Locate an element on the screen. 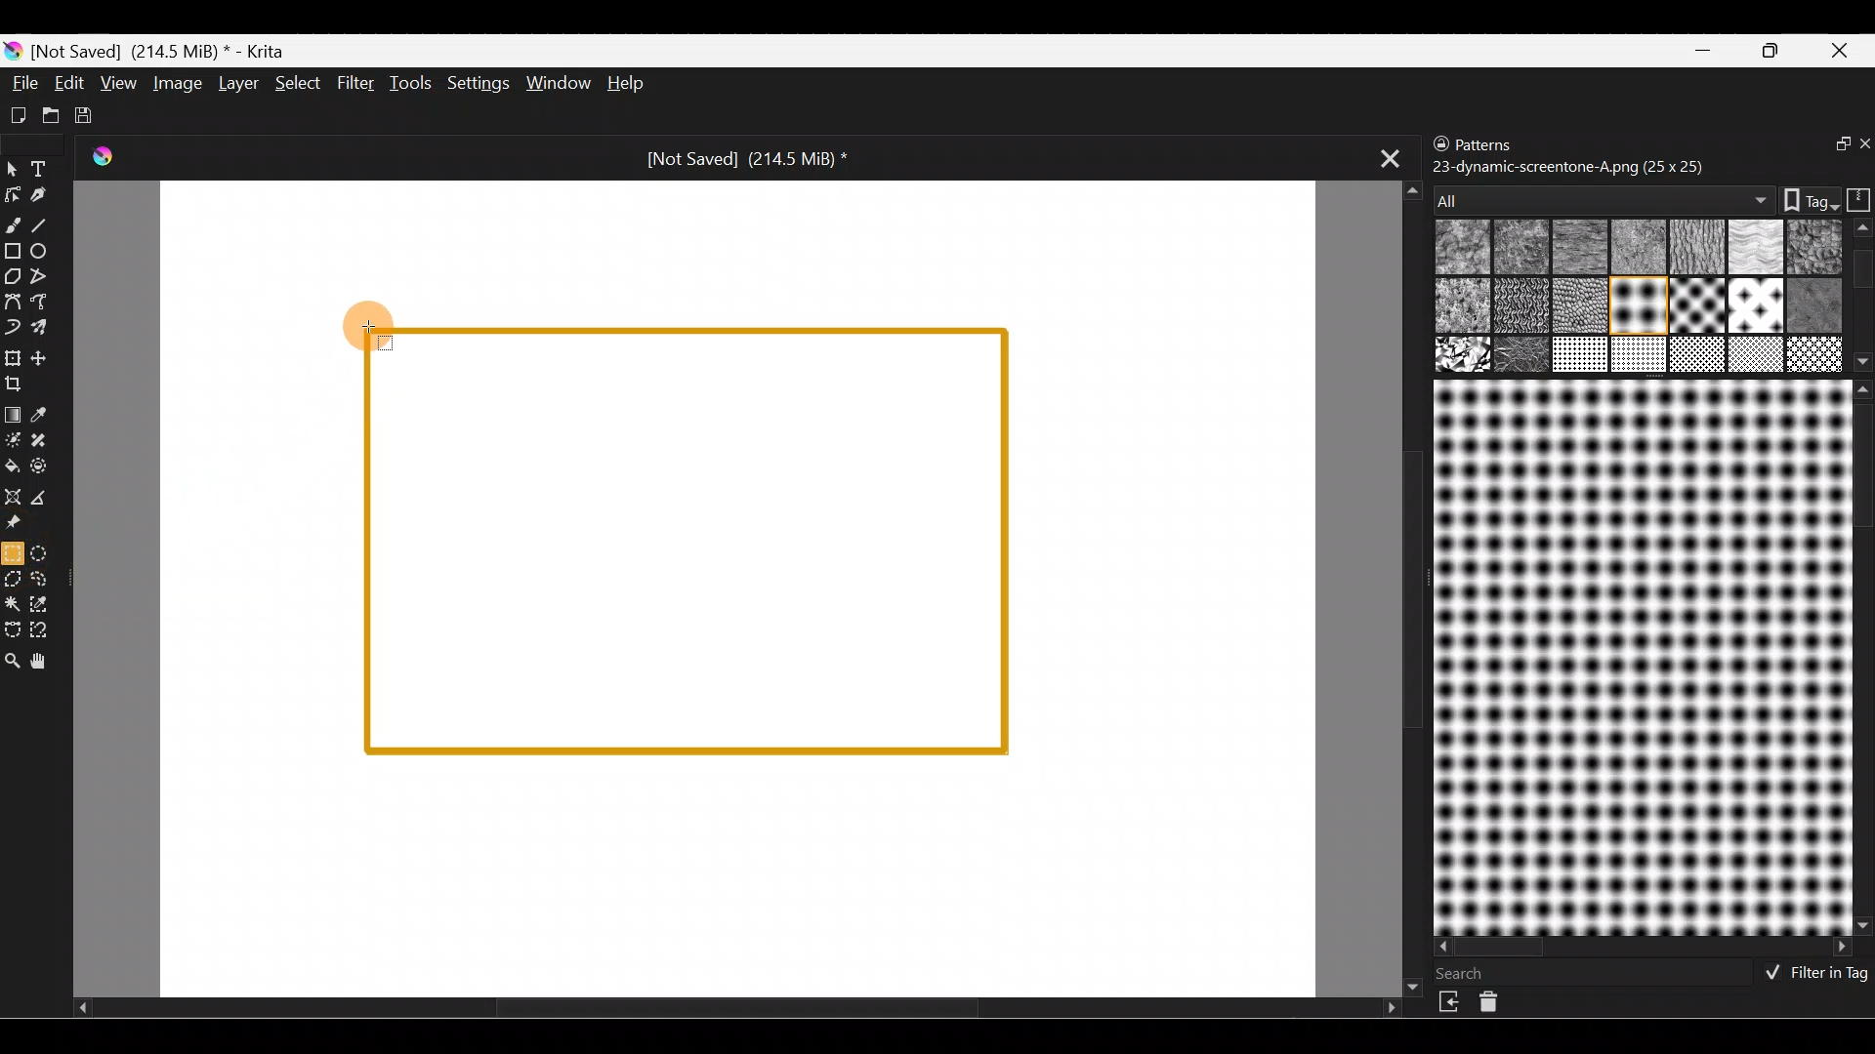 The width and height of the screenshot is (1875, 1054). Smart patch tool is located at coordinates (51, 443).